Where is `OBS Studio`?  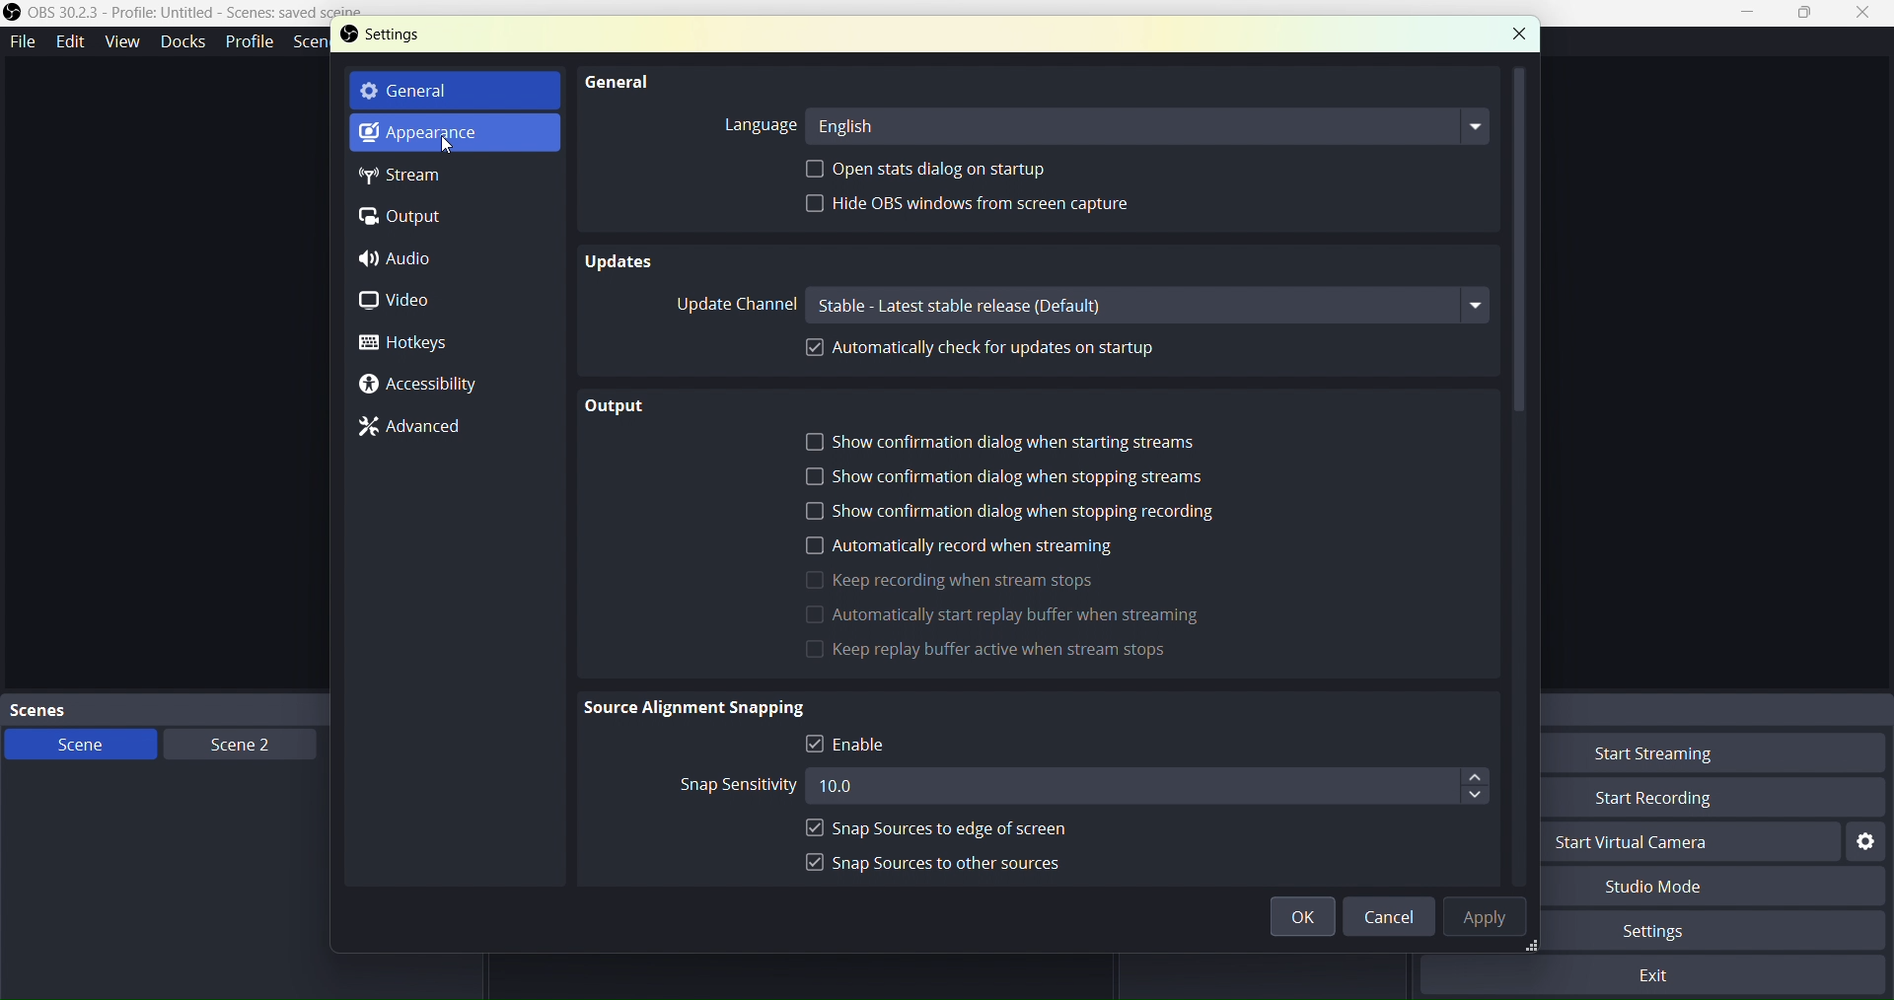 OBS Studio is located at coordinates (189, 17).